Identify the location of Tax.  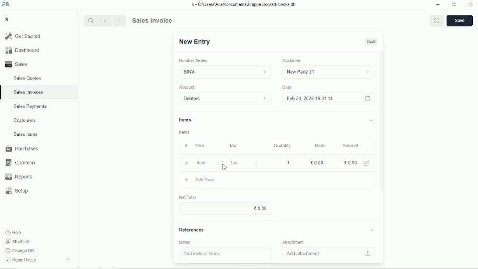
(234, 145).